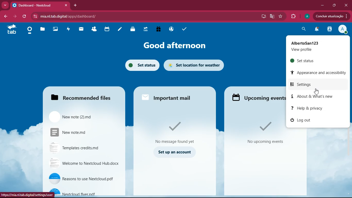  Describe the element at coordinates (272, 16) in the screenshot. I see `google translate` at that location.